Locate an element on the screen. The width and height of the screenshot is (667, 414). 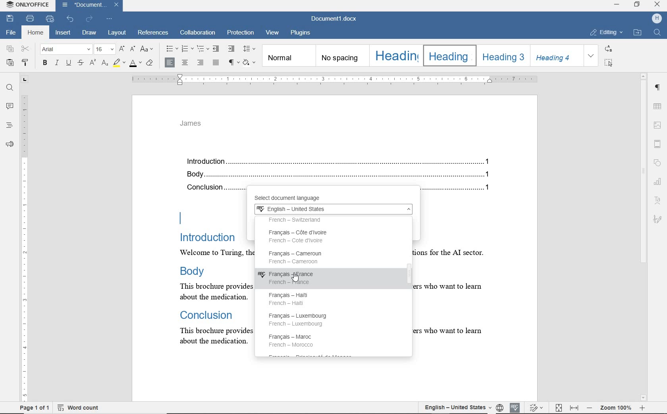
subscript is located at coordinates (104, 63).